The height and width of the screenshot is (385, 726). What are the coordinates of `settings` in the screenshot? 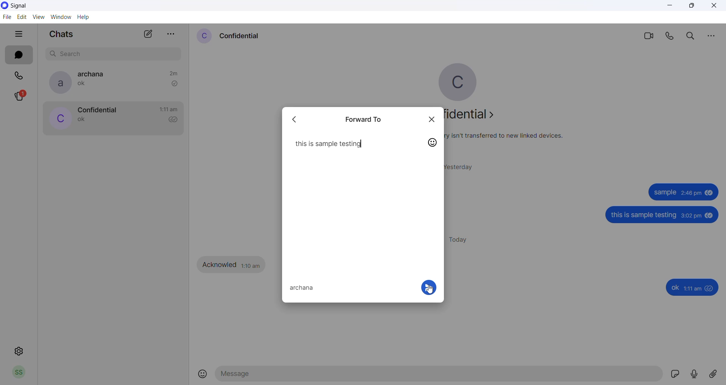 It's located at (19, 351).